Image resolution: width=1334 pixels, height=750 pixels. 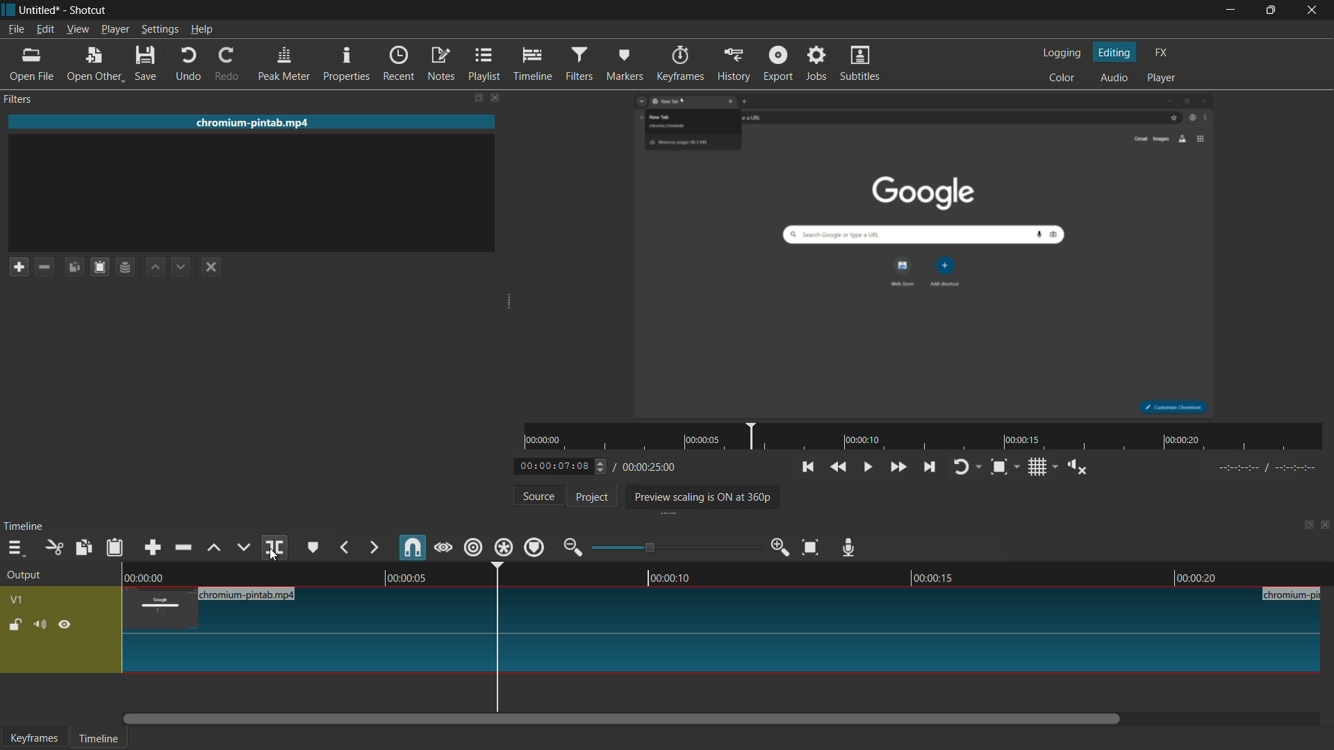 What do you see at coordinates (101, 267) in the screenshot?
I see `paste filters` at bounding box center [101, 267].